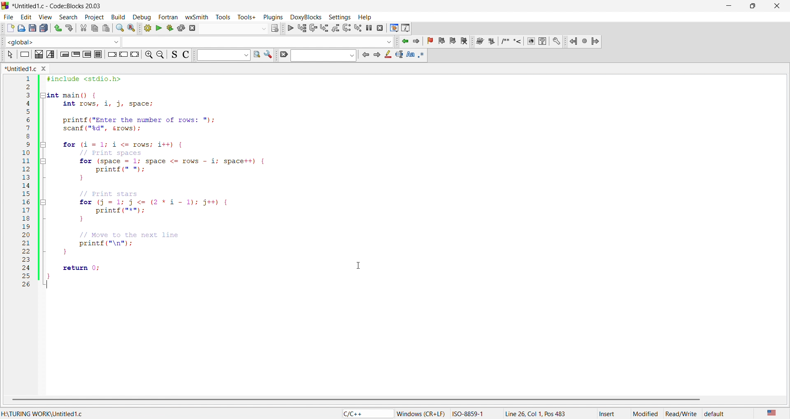 The image size is (790, 419). Describe the element at coordinates (771, 413) in the screenshot. I see `us english` at that location.